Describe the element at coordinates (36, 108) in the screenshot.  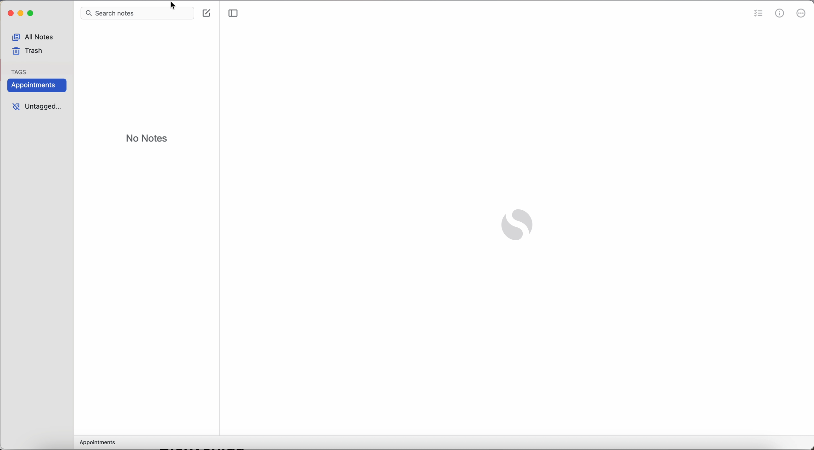
I see `untagged` at that location.